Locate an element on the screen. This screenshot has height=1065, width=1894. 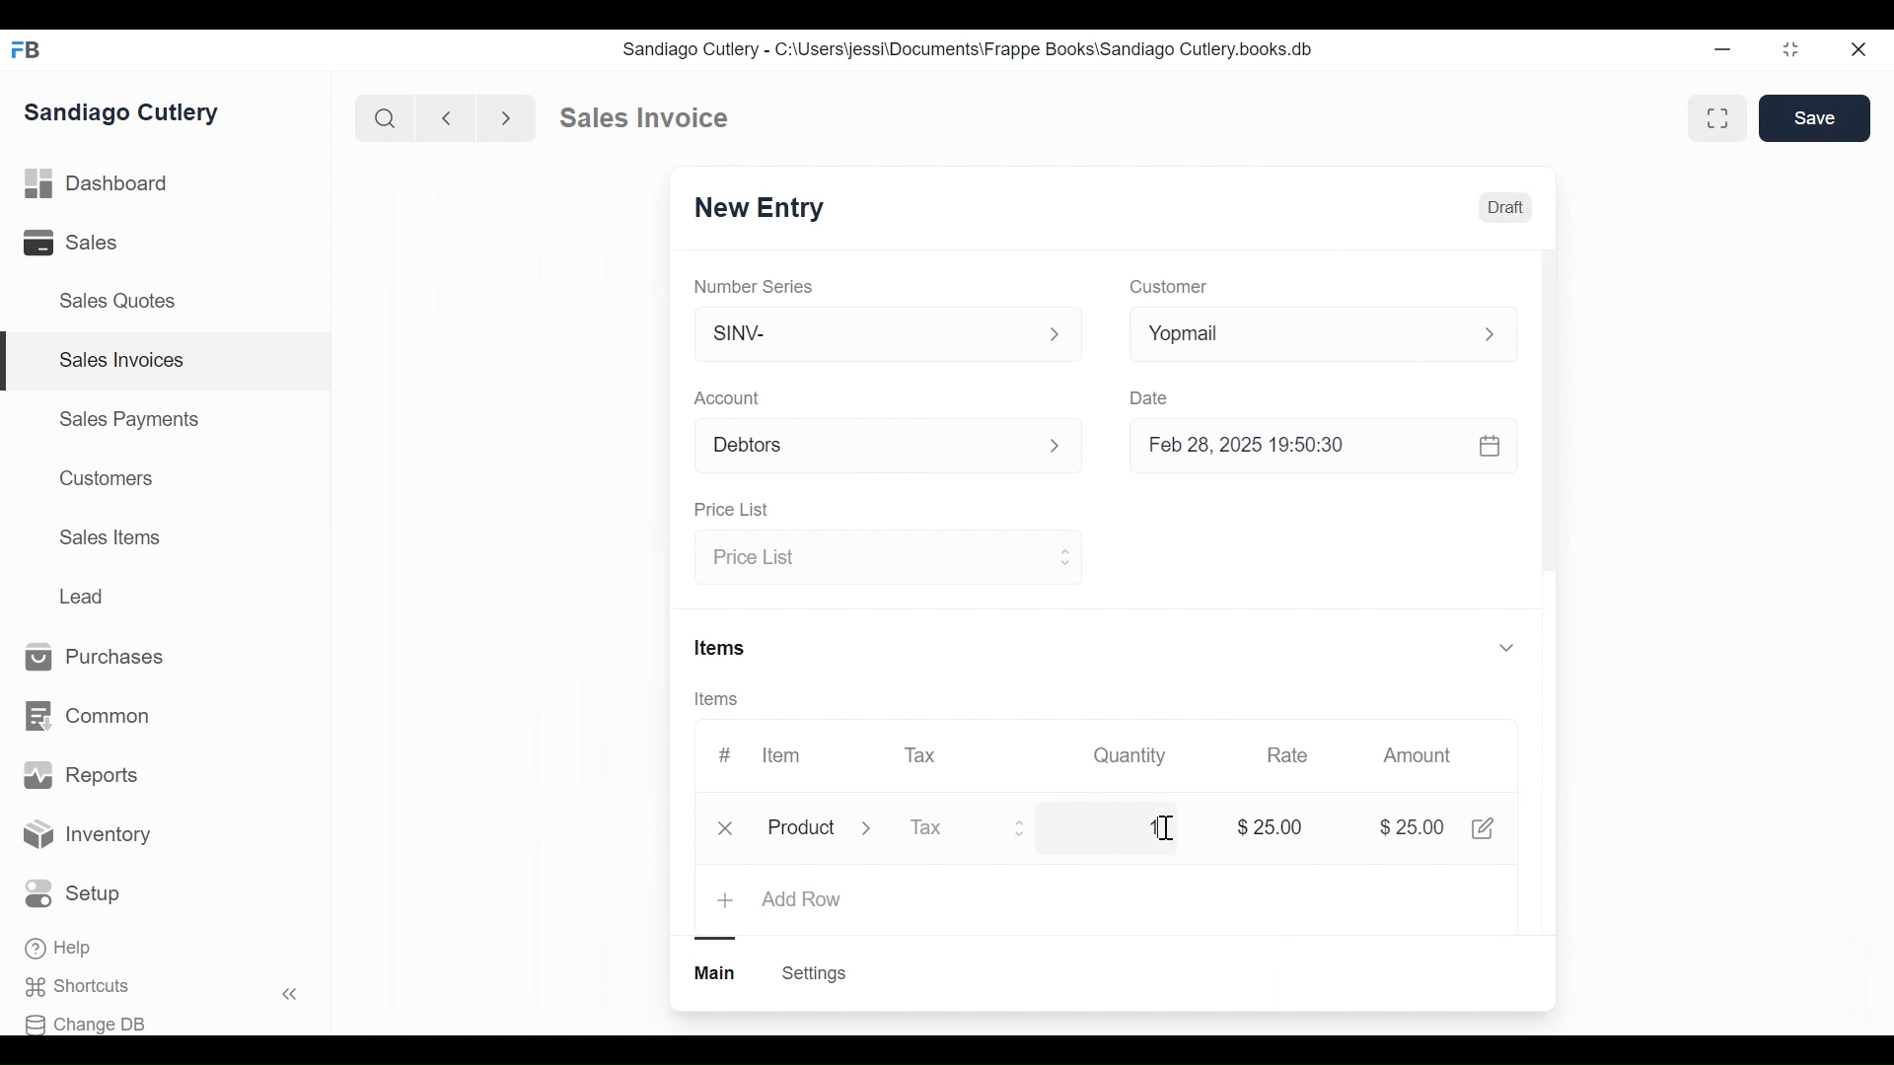
minimize is located at coordinates (1722, 48).